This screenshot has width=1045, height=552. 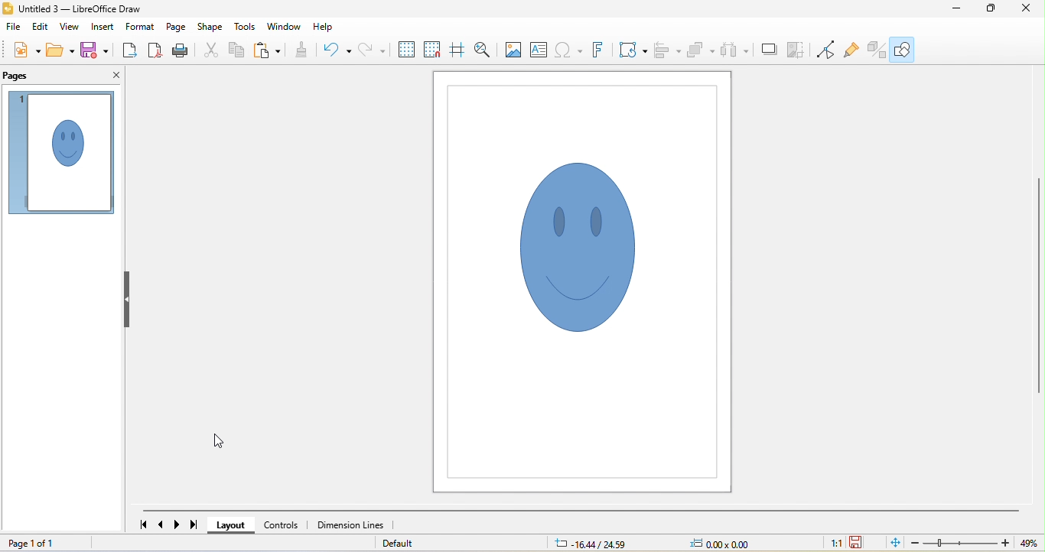 I want to click on snap to grid, so click(x=431, y=49).